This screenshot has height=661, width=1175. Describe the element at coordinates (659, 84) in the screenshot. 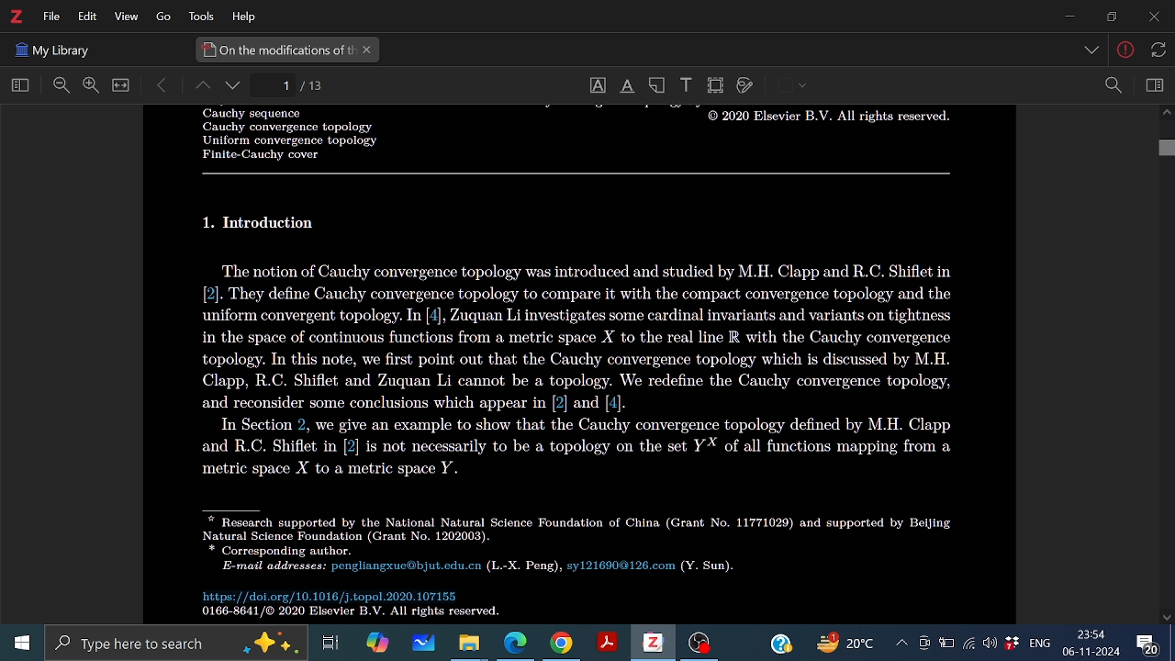

I see `Add note` at that location.